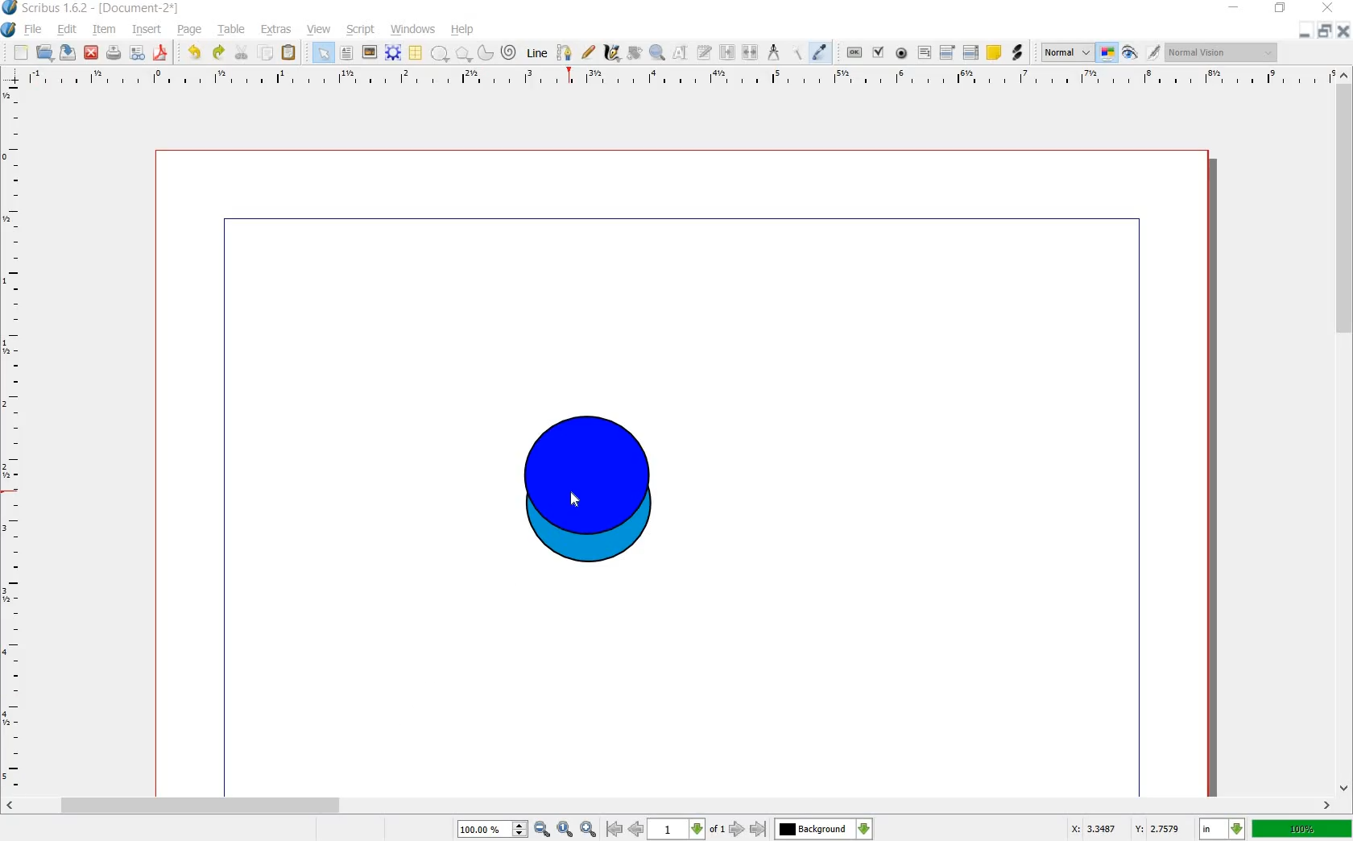  I want to click on cursor, so click(578, 501).